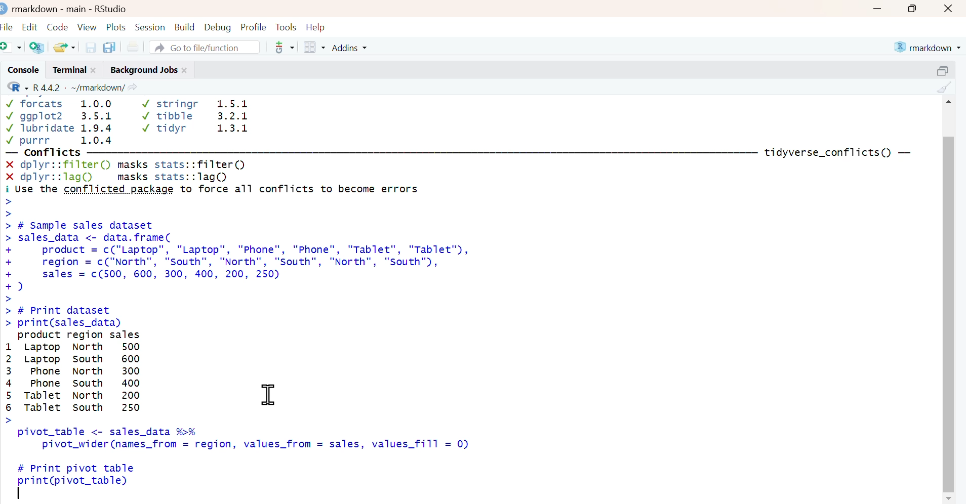 The image size is (966, 504). What do you see at coordinates (462, 300) in the screenshot?
I see `v forcats 1.0.0 Vv stringr 1.5.1
Vv ggplot2 3.5.1 Vv tibble 3.2.1
Vv lubridate 1.9.4 Vv tidyr 1.3.1
Vv purrr 1.0.4
— confljcts ——MM — ———  ___—————————— tidyverse_conflicts() —
X dplyr::filter() masks stats::filter(Q)
X dplyr::lagQ masks stats::lagQ)
i Use the conflicted package to force all conflicts to become errors
>
>
> # sample sales dataset
> sales_data <- data.frame(
+ product = c("Laptop"”, "Laptop", "Phone", "Phone", "Tablet", "Tablet"),
+ region = c("North"”, "south", "North", "south", "North", "south",
+ sales = c(500, 600, 300, 400, 200, 250)
+)
>
> # Print dataset
> print(sales_data)
product region sales
1 Laptop North 500
2 Laptop South 600
3 phone North 300
4 phone south 400
5 Tablet North 200 TI
6 Tablet south 250
>
pivot_table <- sales_data %>%
pivot_wider(names_from = region, values_from = sales, values_fill = 0)
# Print pivot table
print tate)` at bounding box center [462, 300].